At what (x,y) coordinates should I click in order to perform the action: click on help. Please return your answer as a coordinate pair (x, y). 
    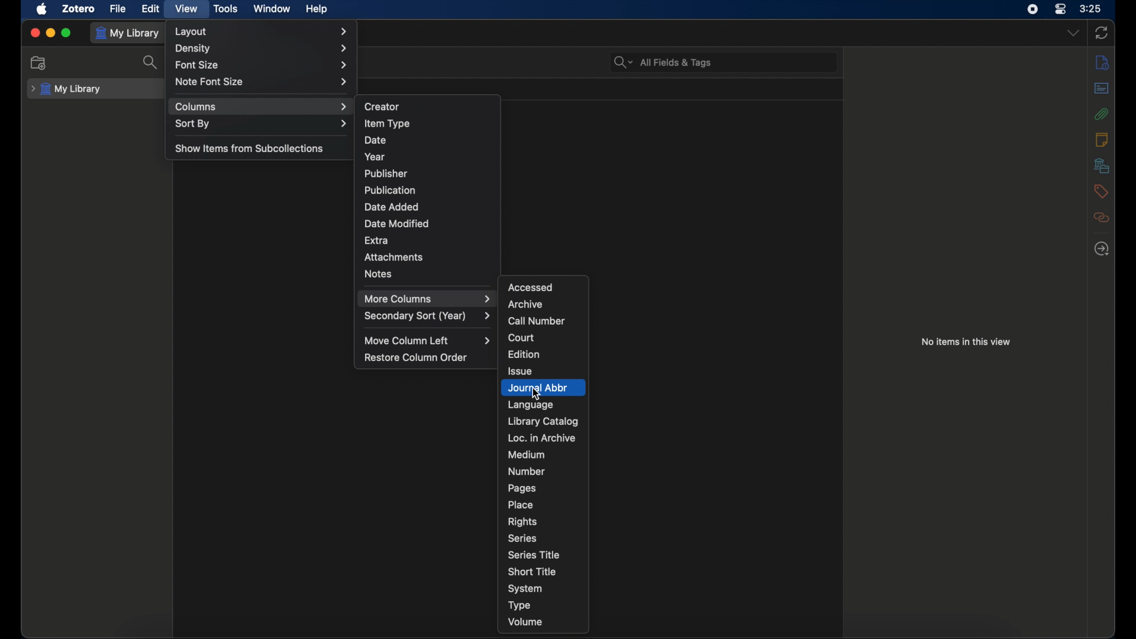
    Looking at the image, I should click on (317, 9).